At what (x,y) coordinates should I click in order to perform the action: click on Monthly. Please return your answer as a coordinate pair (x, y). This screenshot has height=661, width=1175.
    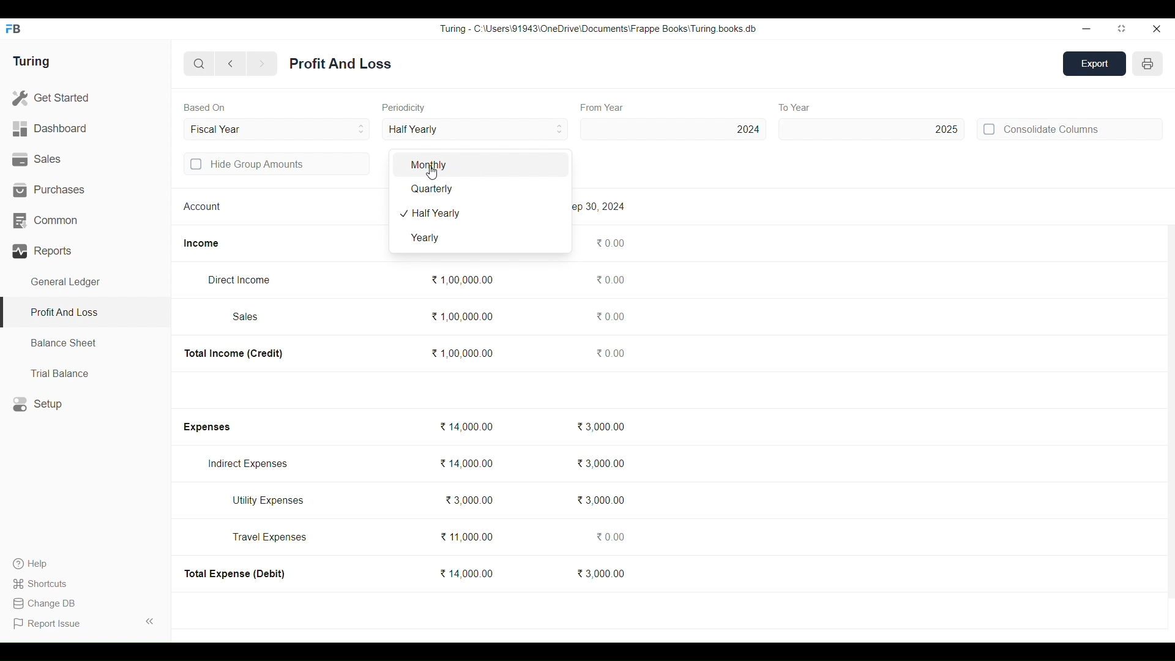
    Looking at the image, I should click on (480, 165).